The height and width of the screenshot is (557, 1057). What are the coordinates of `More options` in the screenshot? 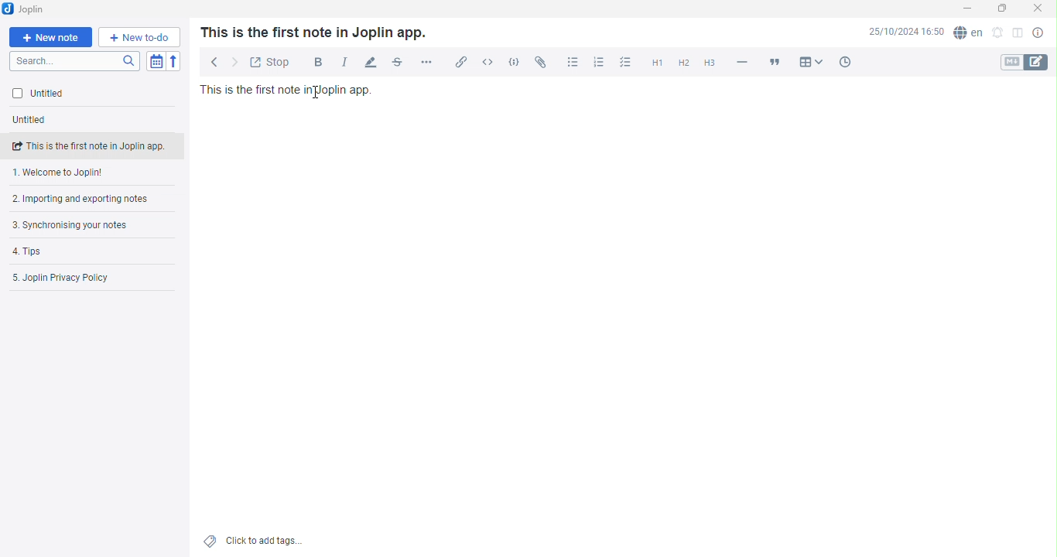 It's located at (429, 61).